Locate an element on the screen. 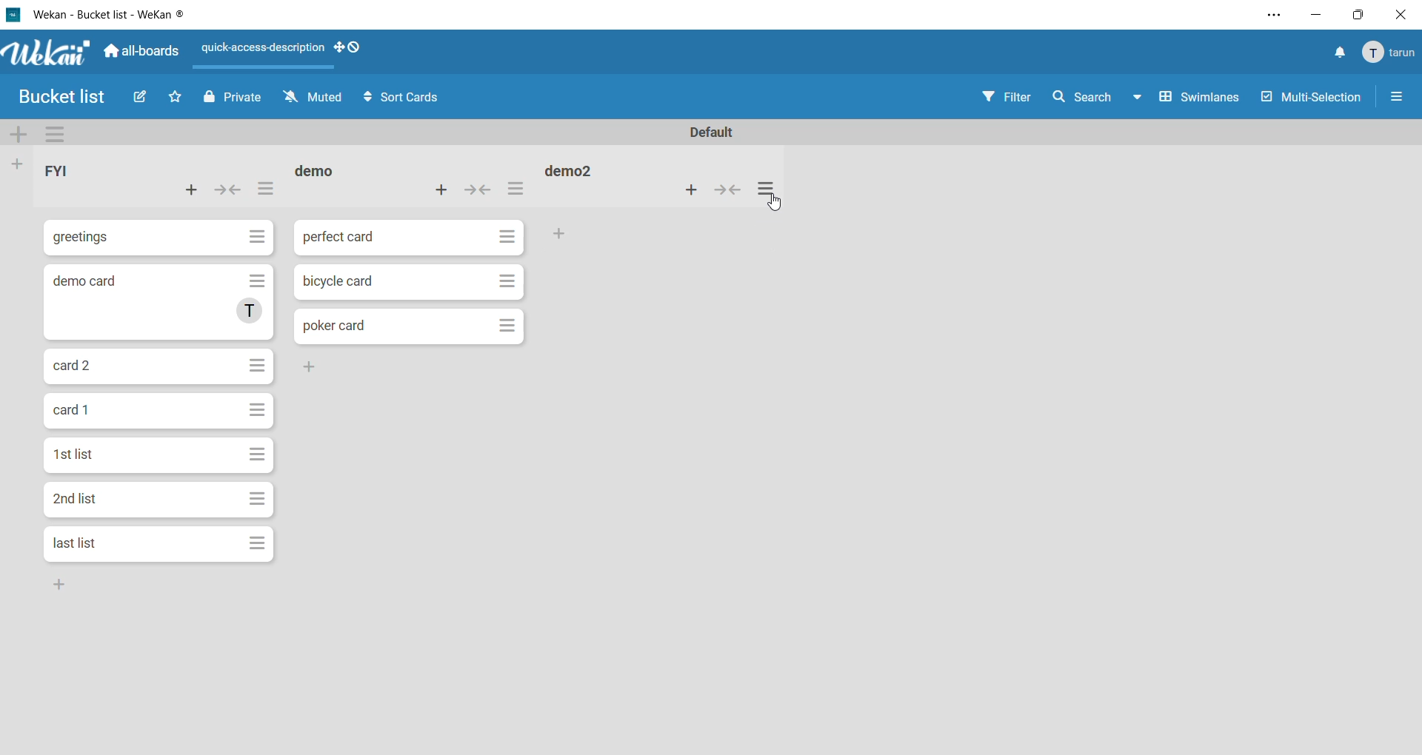 The width and height of the screenshot is (1422, 755). app logo Wekan is located at coordinates (47, 54).